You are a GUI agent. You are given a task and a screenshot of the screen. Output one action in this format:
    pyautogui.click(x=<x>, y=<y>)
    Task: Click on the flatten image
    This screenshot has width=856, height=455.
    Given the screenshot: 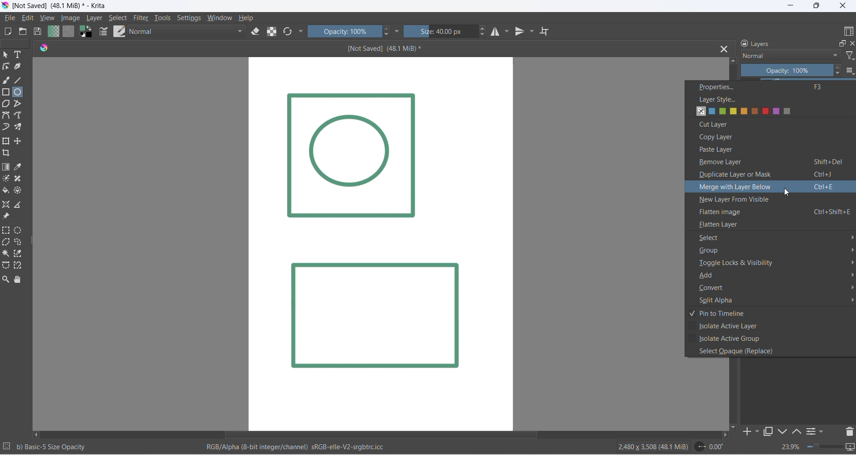 What is the action you would take?
    pyautogui.click(x=772, y=212)
    